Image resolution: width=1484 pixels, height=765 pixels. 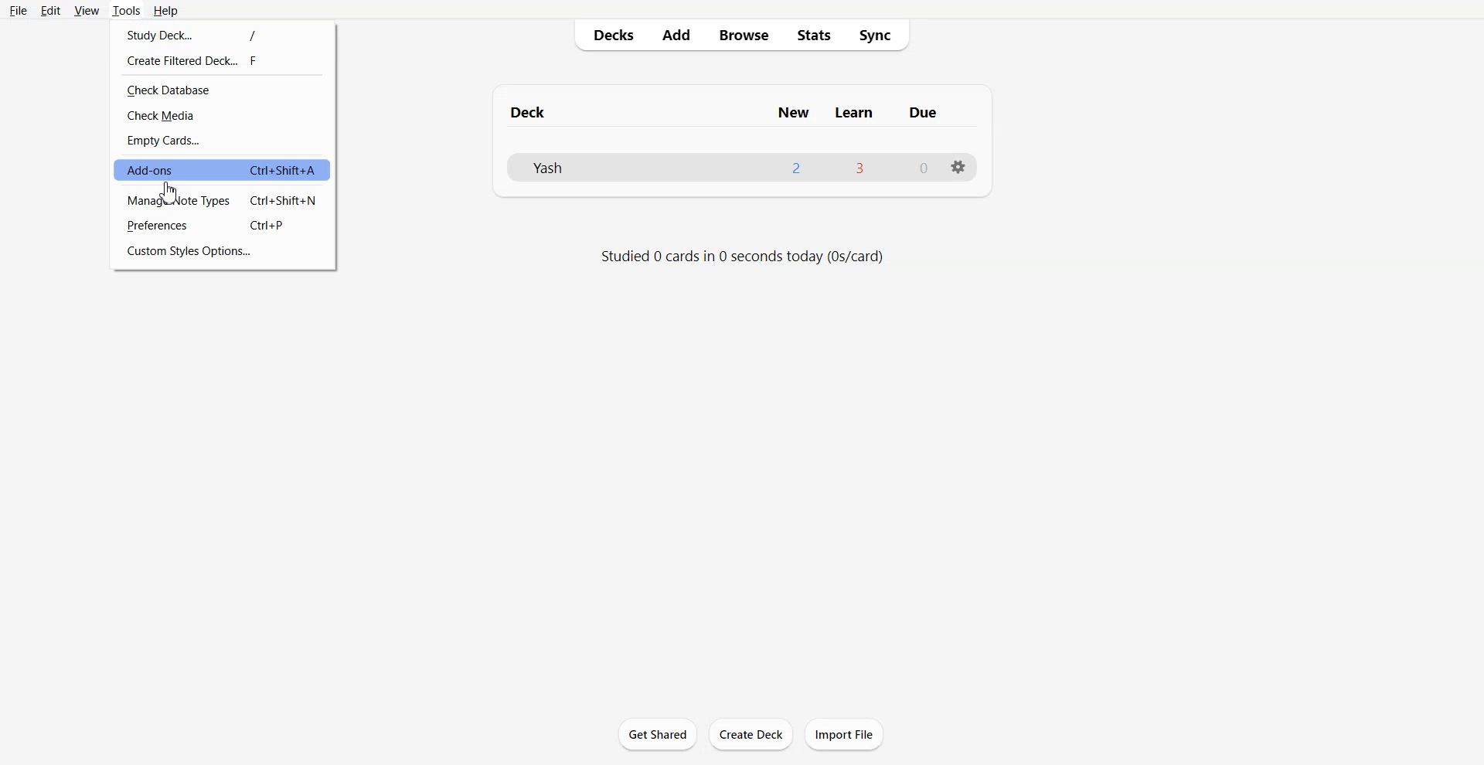 What do you see at coordinates (607, 35) in the screenshot?
I see `Decks` at bounding box center [607, 35].